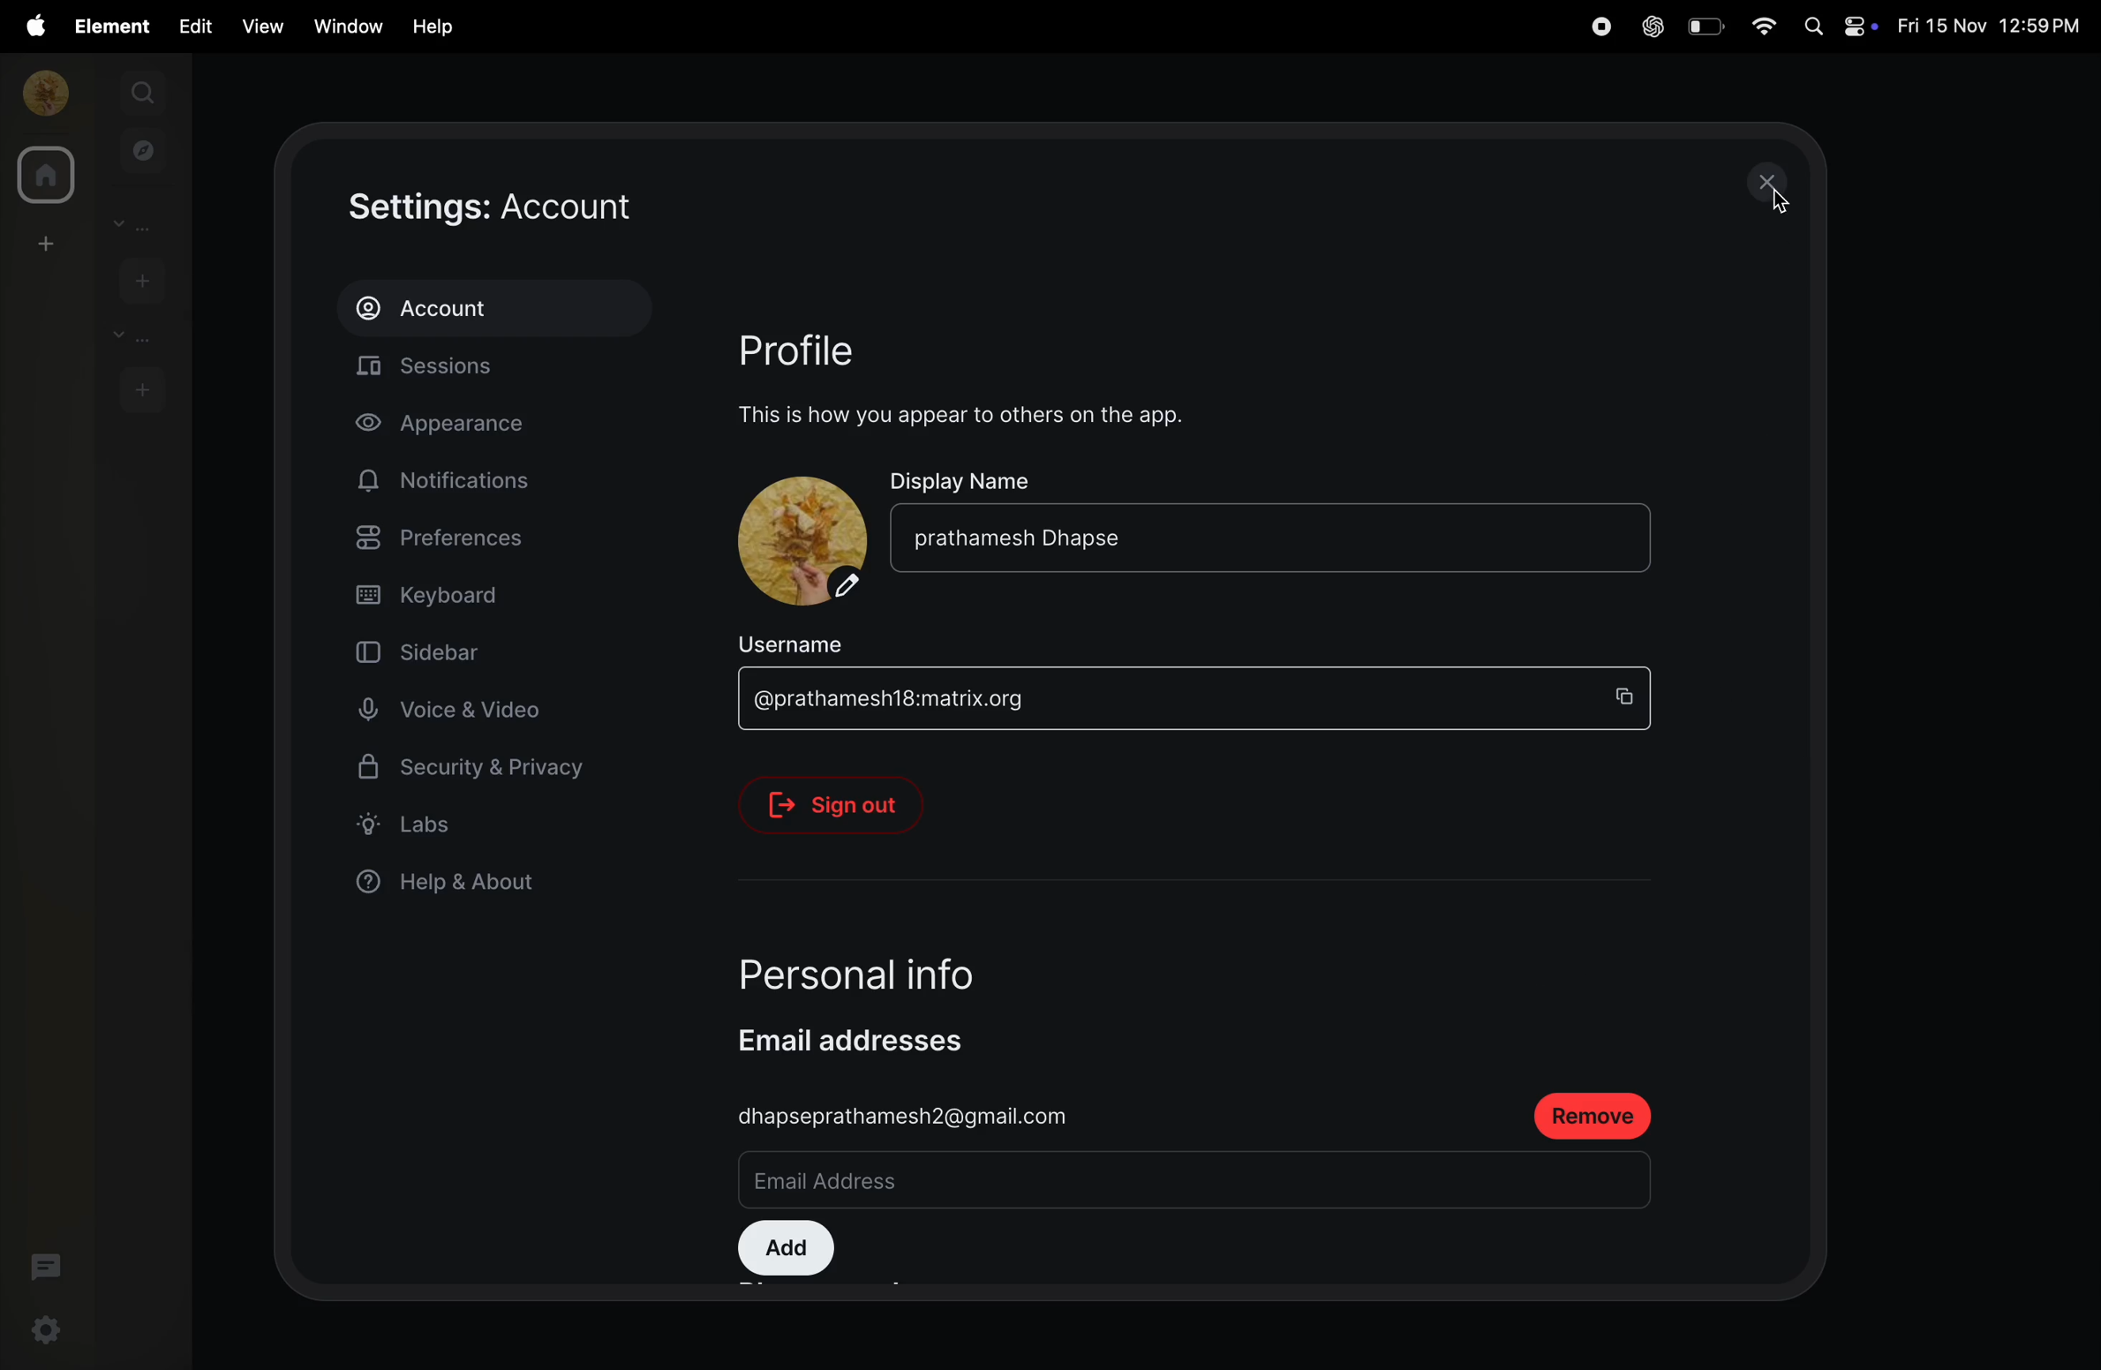 The height and width of the screenshot is (1370, 2101). What do you see at coordinates (493, 308) in the screenshot?
I see `account` at bounding box center [493, 308].